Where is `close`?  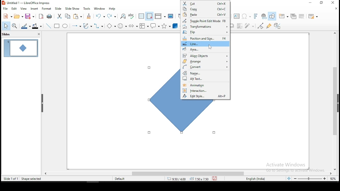 close is located at coordinates (336, 168).